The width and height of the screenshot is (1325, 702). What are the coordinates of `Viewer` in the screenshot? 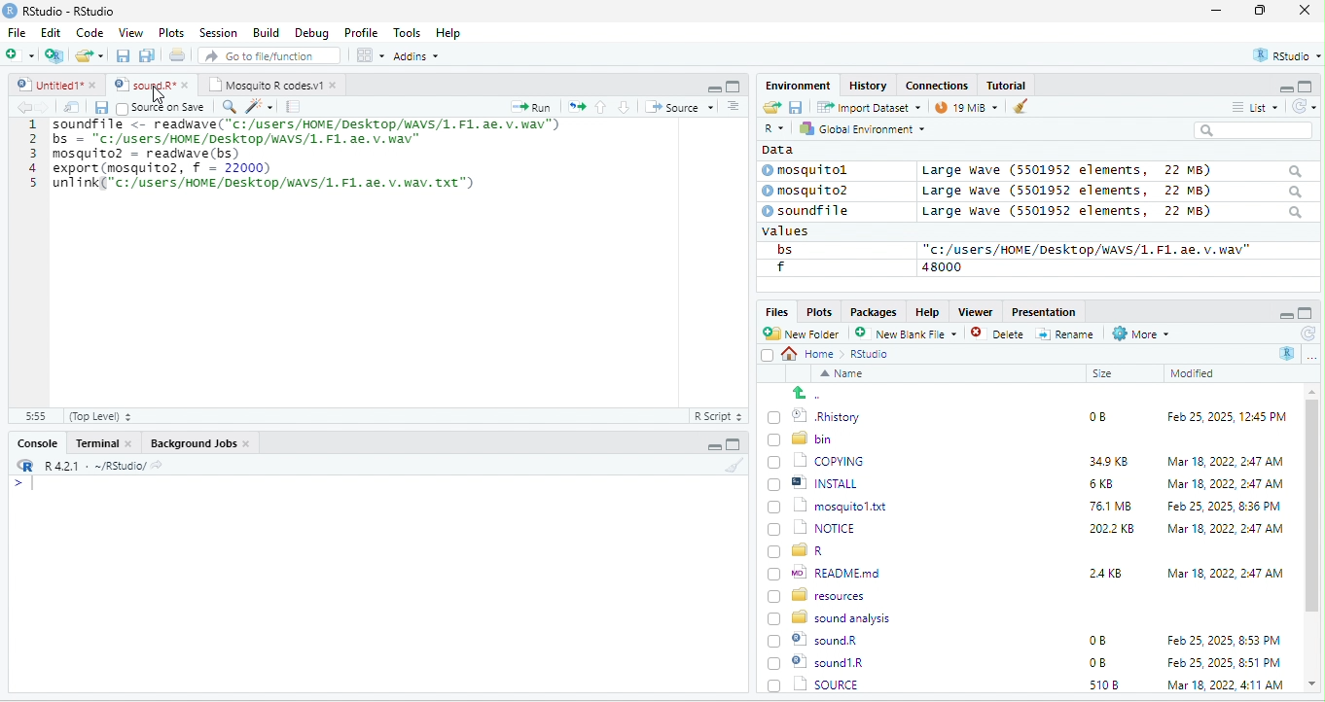 It's located at (973, 312).